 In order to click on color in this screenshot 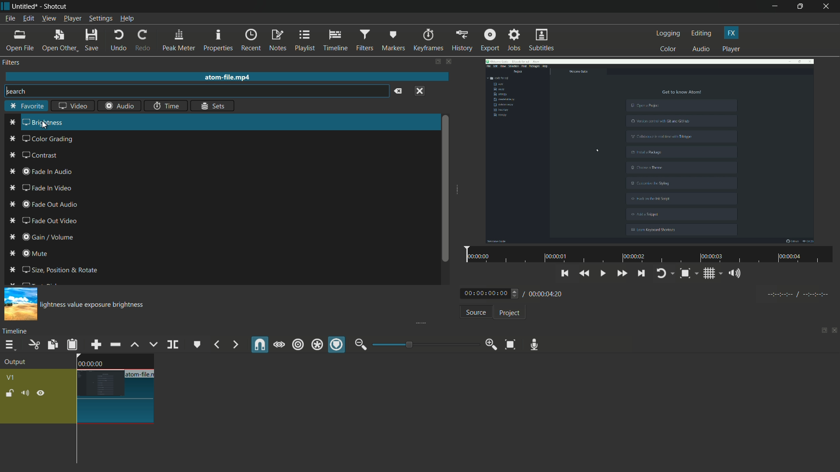, I will do `click(668, 49)`.